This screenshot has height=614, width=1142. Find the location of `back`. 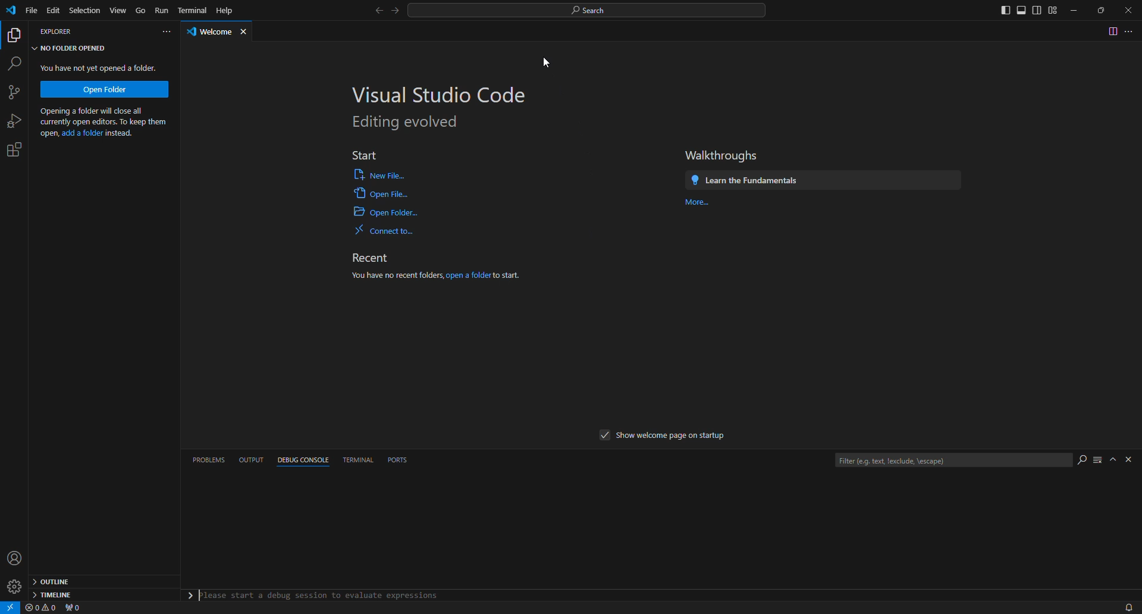

back is located at coordinates (372, 12).